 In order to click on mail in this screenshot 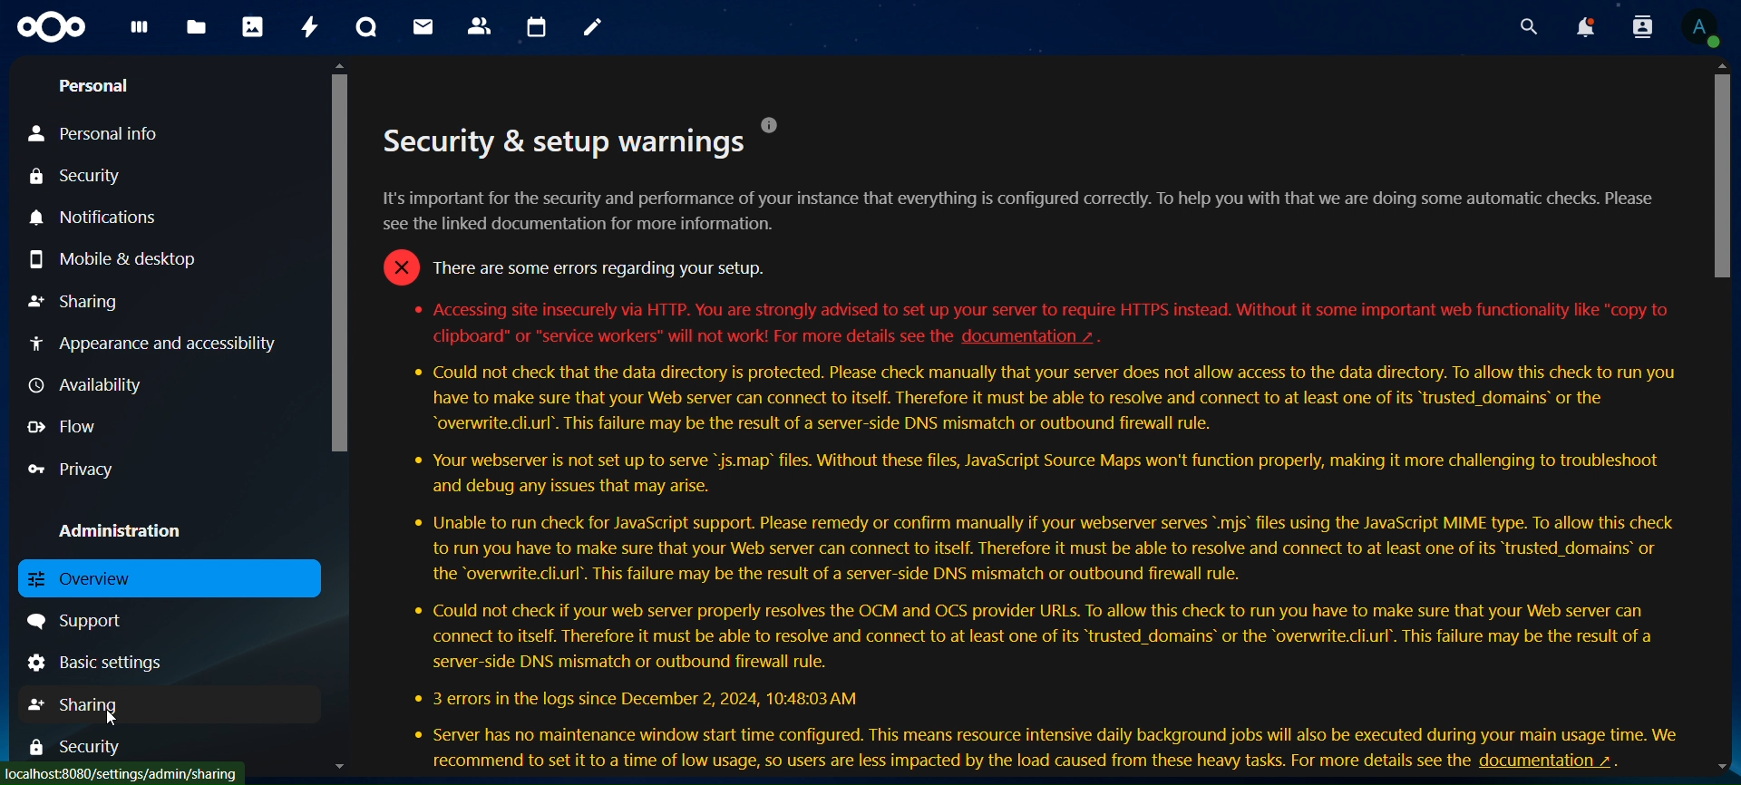, I will do `click(421, 27)`.